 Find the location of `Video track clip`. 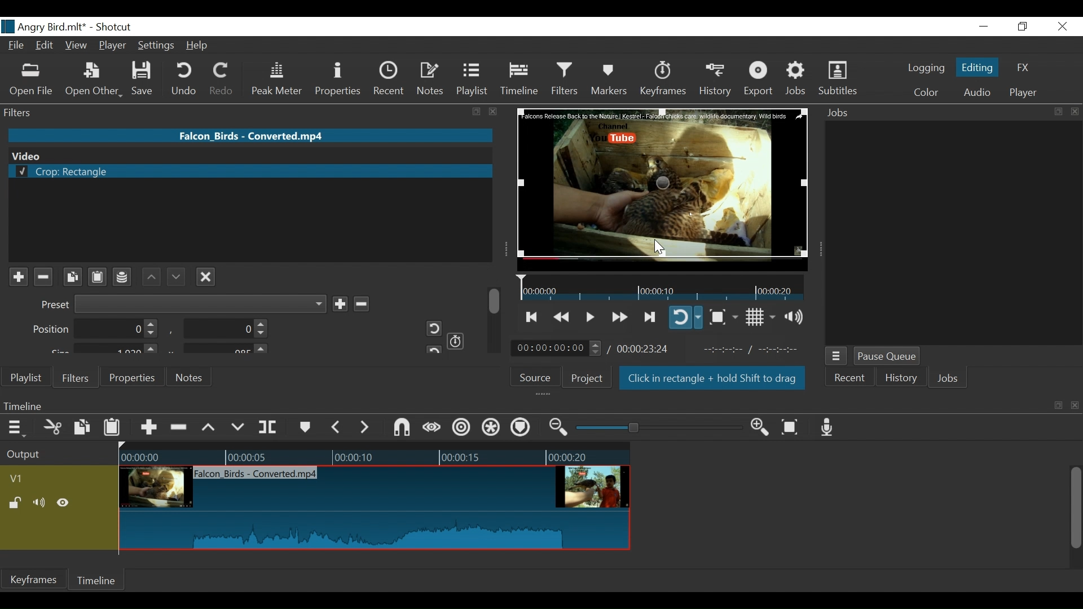

Video track clip is located at coordinates (375, 509).